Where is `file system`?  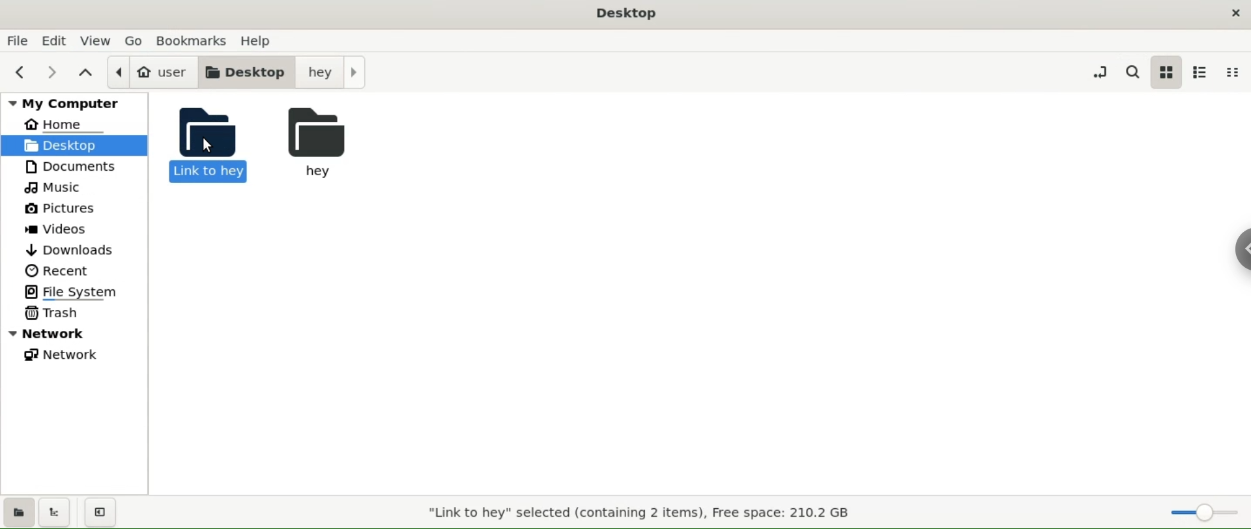
file system is located at coordinates (73, 291).